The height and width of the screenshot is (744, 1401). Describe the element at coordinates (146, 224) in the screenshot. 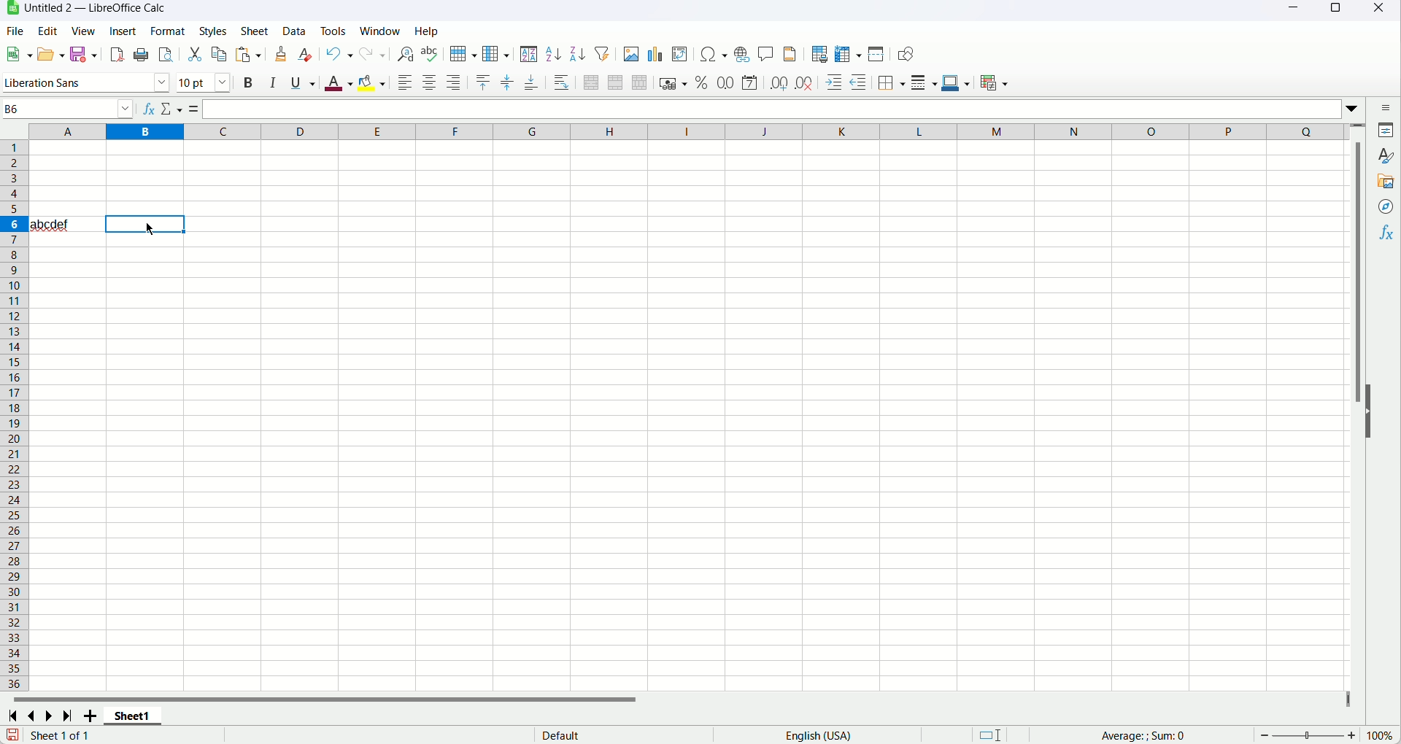

I see `selected cell` at that location.